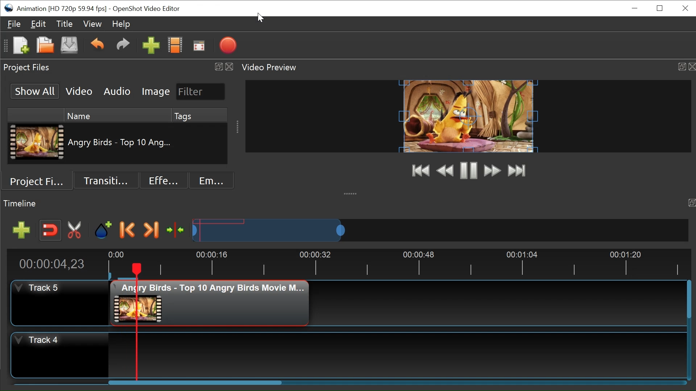  I want to click on Horizontal Scroll bar, so click(689, 299).